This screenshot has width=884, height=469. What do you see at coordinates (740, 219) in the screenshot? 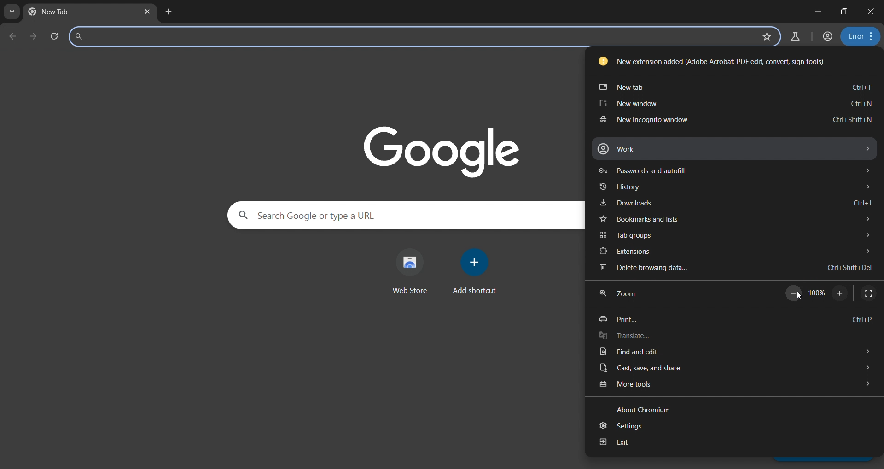
I see `bookmarks and lists` at bounding box center [740, 219].